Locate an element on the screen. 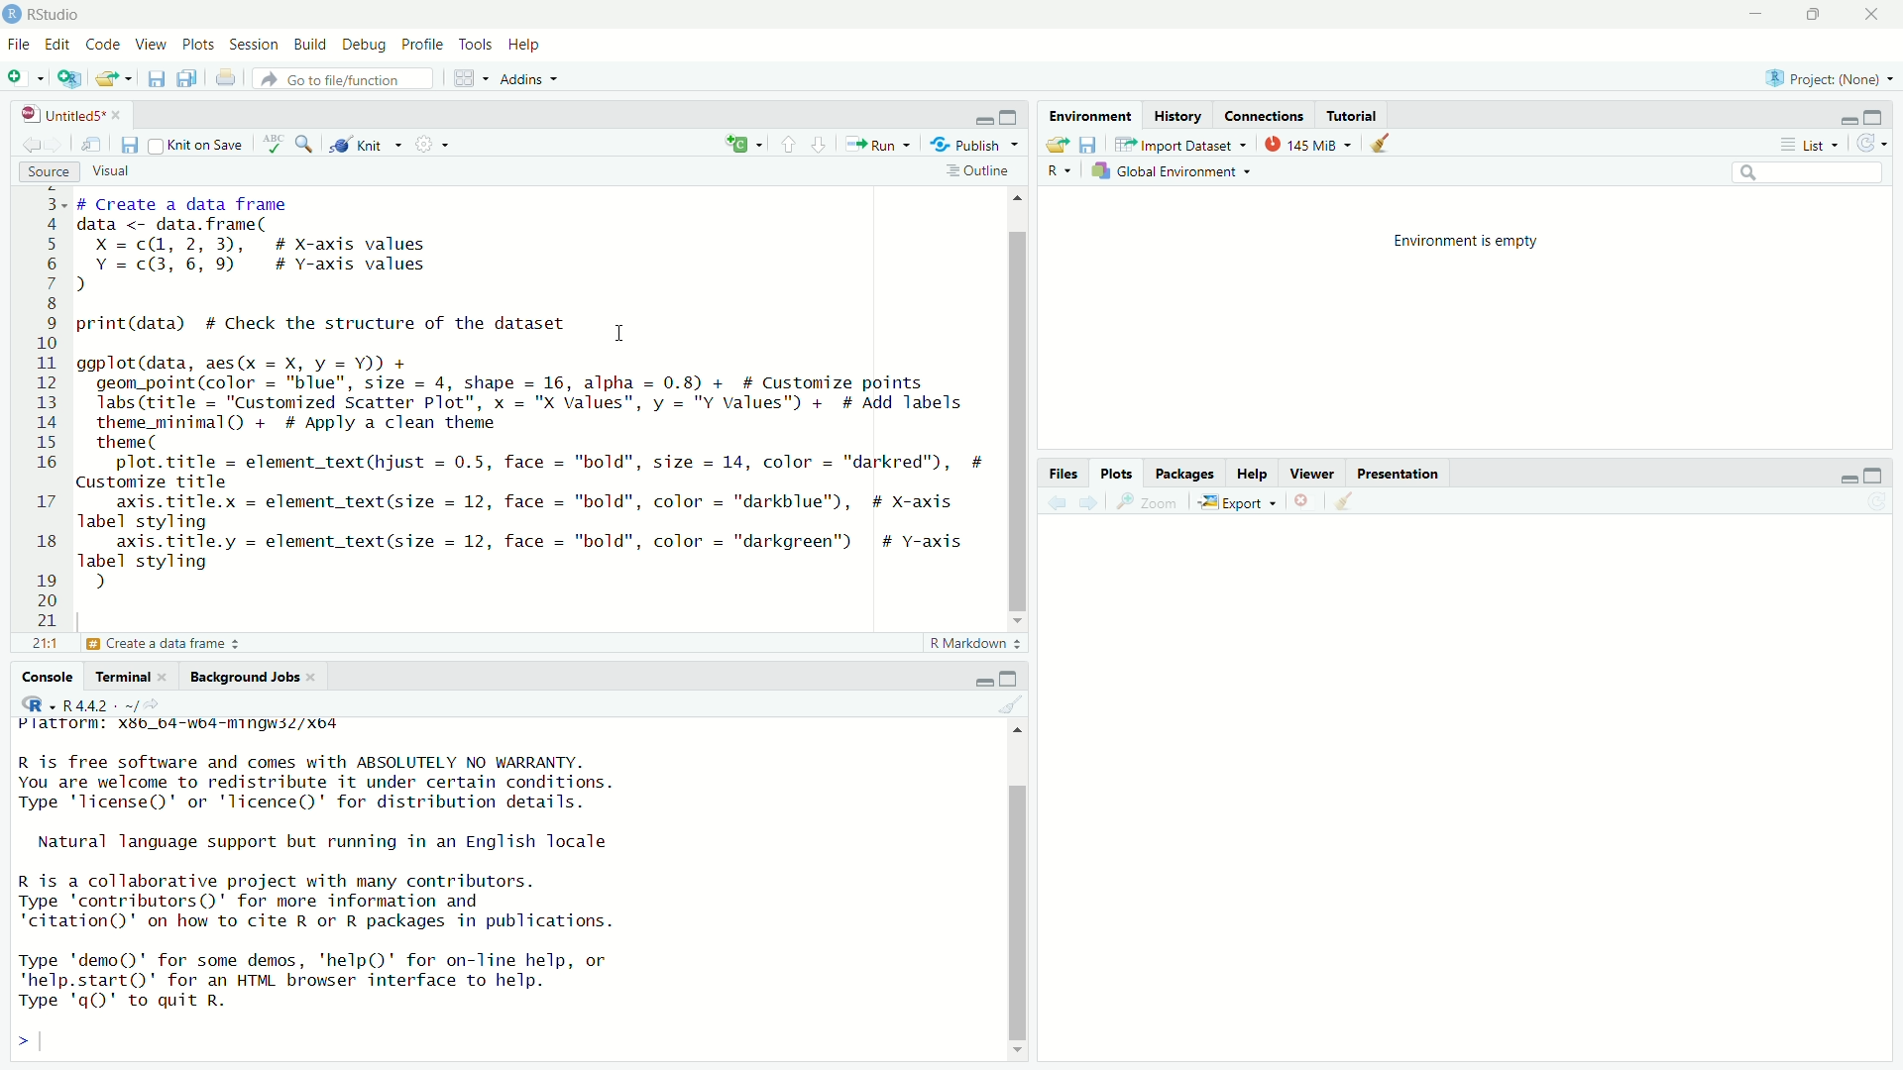 The height and width of the screenshot is (1070, 1903). Clear console is located at coordinates (1384, 145).